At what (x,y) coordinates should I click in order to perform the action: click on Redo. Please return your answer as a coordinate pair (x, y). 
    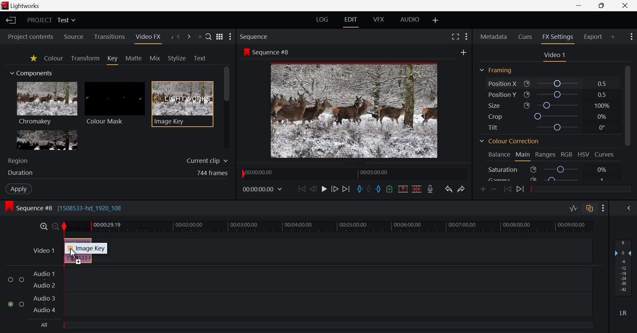
    Looking at the image, I should click on (461, 189).